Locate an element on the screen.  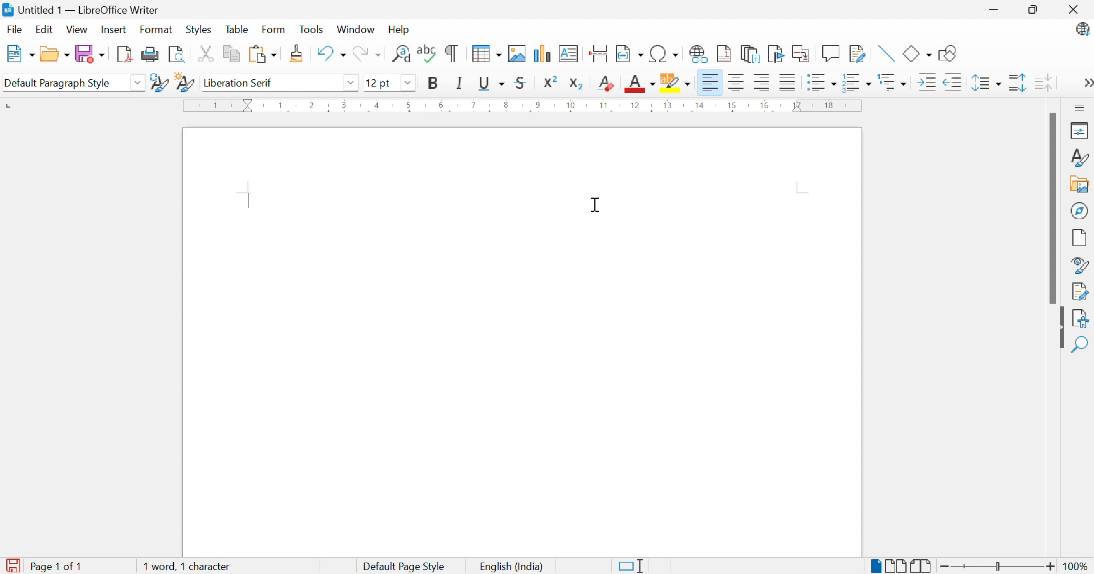
Page 1 of 1 is located at coordinates (59, 566).